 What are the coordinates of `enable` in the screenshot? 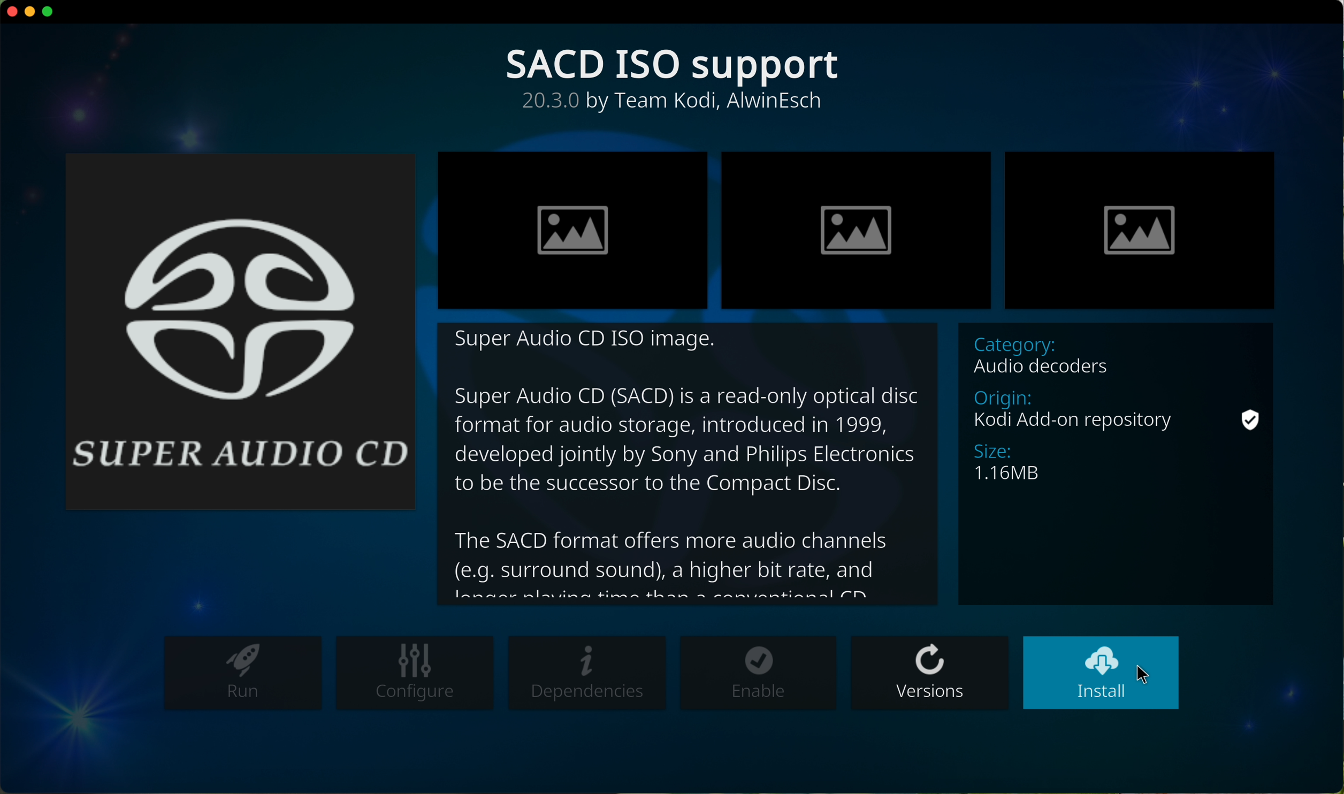 It's located at (758, 673).